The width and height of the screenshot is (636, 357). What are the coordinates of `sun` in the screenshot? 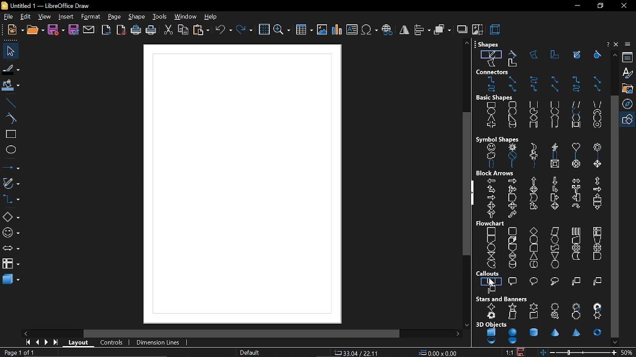 It's located at (513, 147).